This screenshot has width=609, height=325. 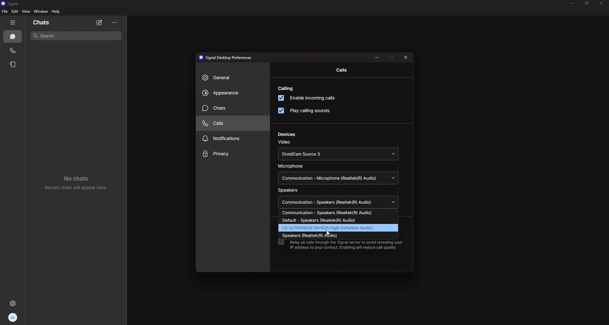 What do you see at coordinates (330, 213) in the screenshot?
I see `‘Communication - Speakers (Realtek(R) Audio)` at bounding box center [330, 213].